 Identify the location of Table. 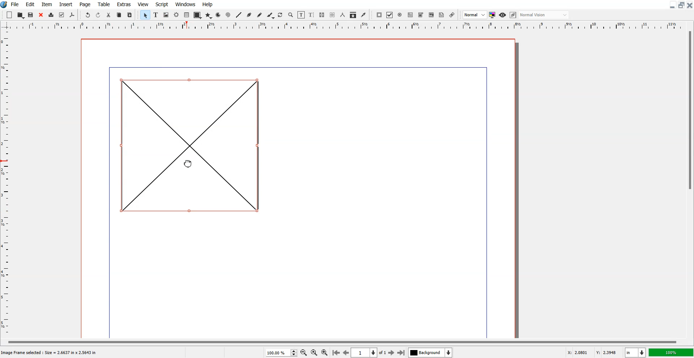
(104, 4).